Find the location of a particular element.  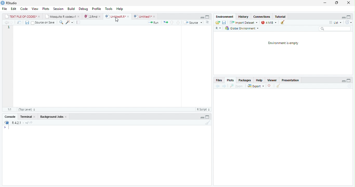

File is located at coordinates (4, 9).